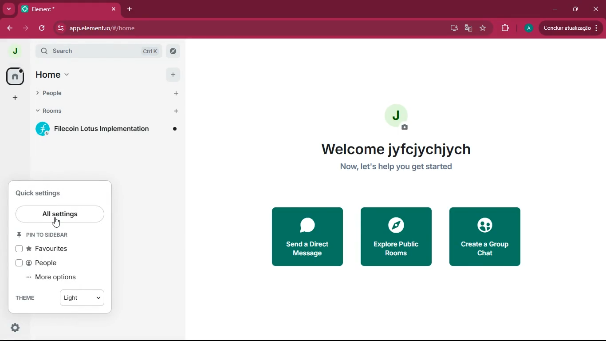 Image resolution: width=606 pixels, height=341 pixels. What do you see at coordinates (109, 129) in the screenshot?
I see `room` at bounding box center [109, 129].